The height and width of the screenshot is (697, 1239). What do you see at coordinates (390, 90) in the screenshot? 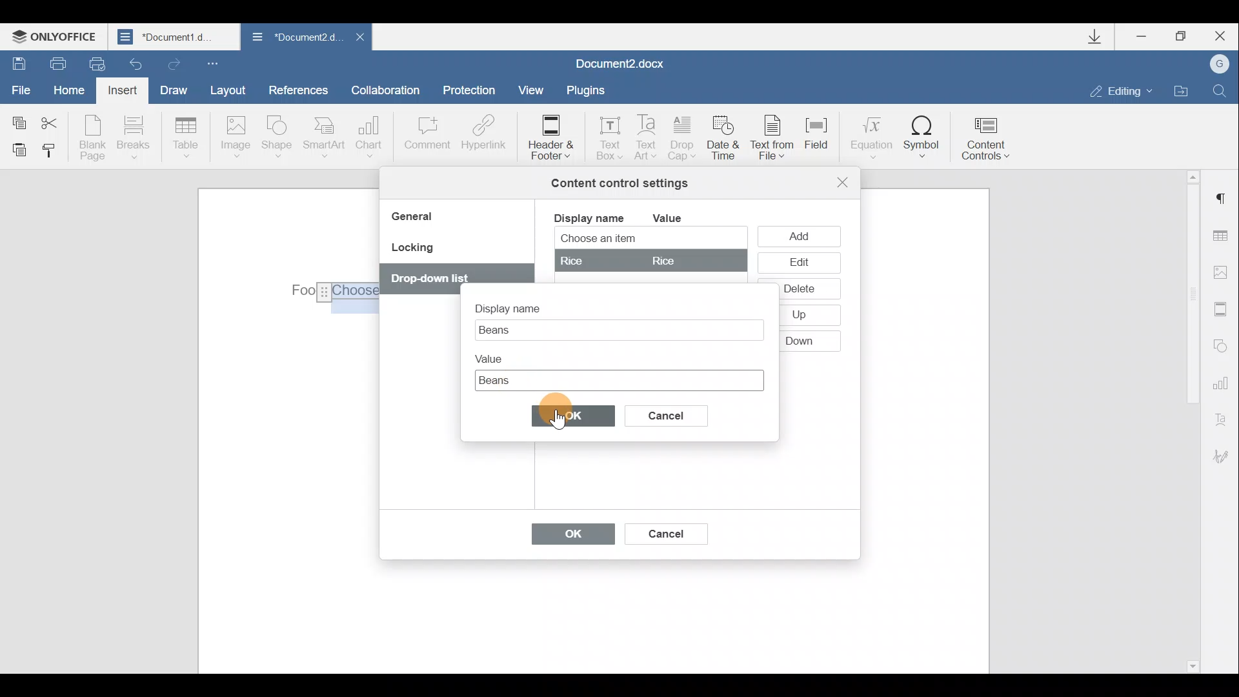
I see `Collaboration` at bounding box center [390, 90].